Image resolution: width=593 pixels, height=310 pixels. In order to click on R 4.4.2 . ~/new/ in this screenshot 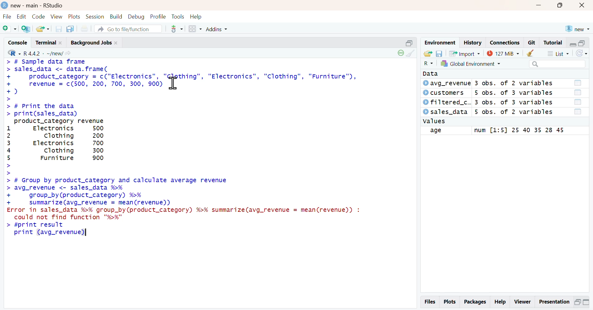, I will do `click(48, 53)`.